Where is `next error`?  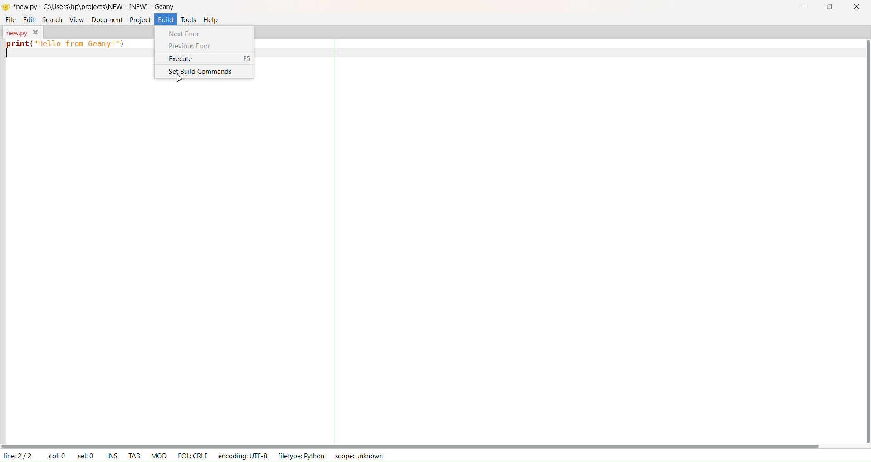
next error is located at coordinates (188, 33).